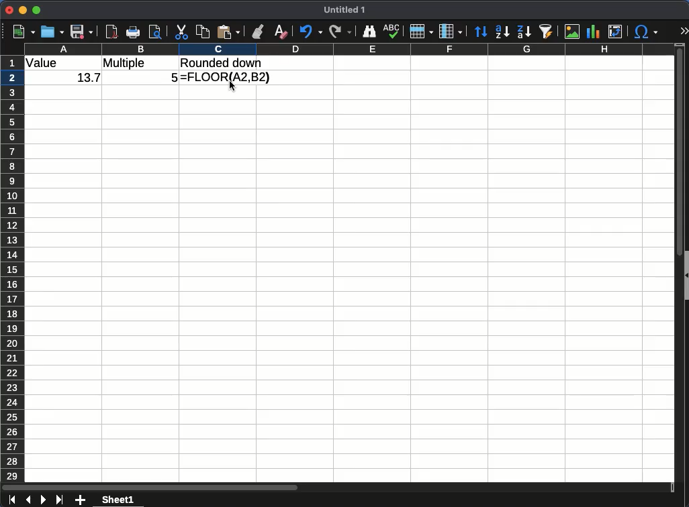 The width and height of the screenshot is (689, 507). I want to click on sheet 1, so click(117, 500).